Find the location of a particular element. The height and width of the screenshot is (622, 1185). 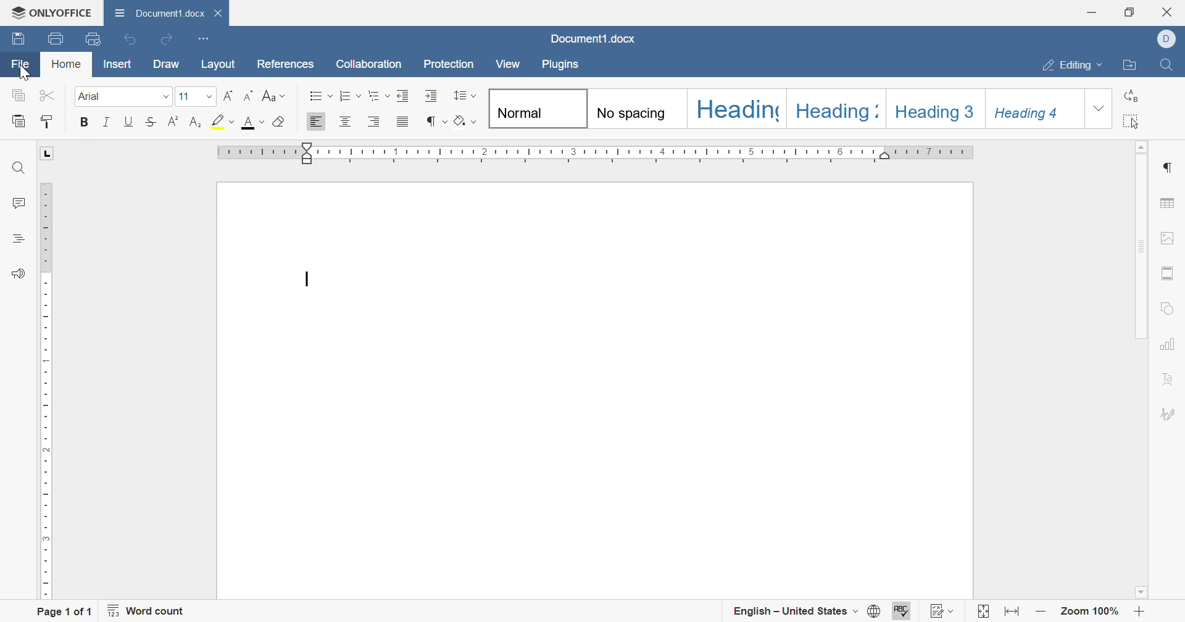

references is located at coordinates (284, 64).